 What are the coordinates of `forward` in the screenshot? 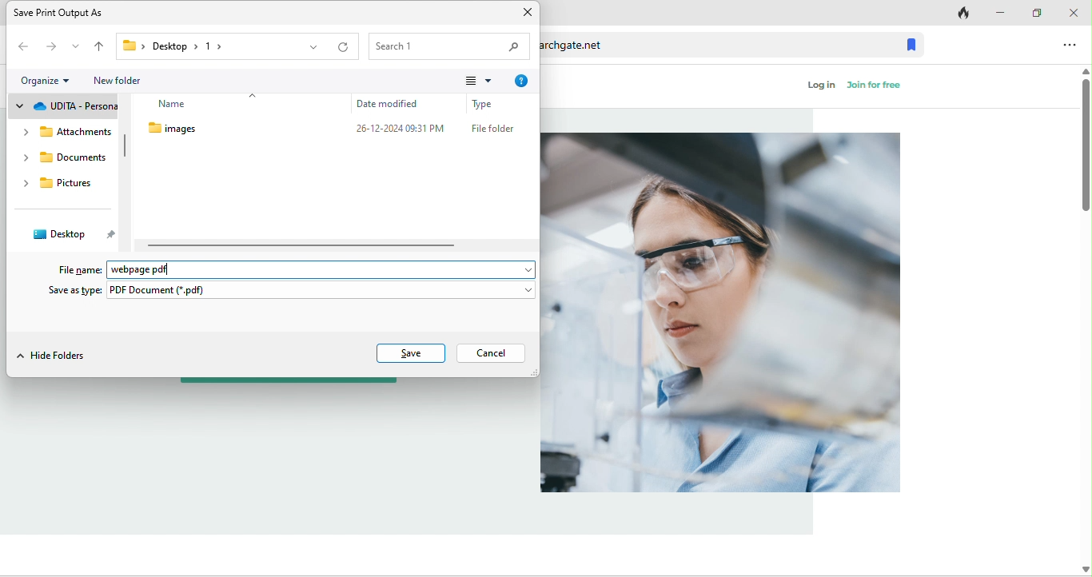 It's located at (48, 47).